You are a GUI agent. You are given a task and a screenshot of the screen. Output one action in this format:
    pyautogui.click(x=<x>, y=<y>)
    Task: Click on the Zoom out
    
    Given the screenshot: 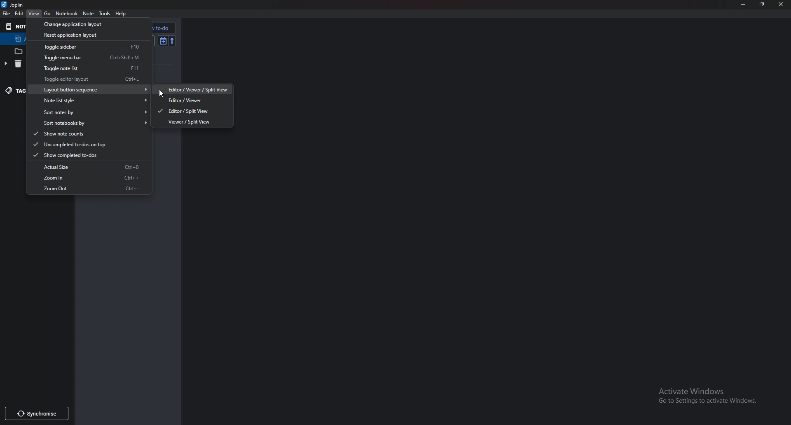 What is the action you would take?
    pyautogui.click(x=90, y=188)
    